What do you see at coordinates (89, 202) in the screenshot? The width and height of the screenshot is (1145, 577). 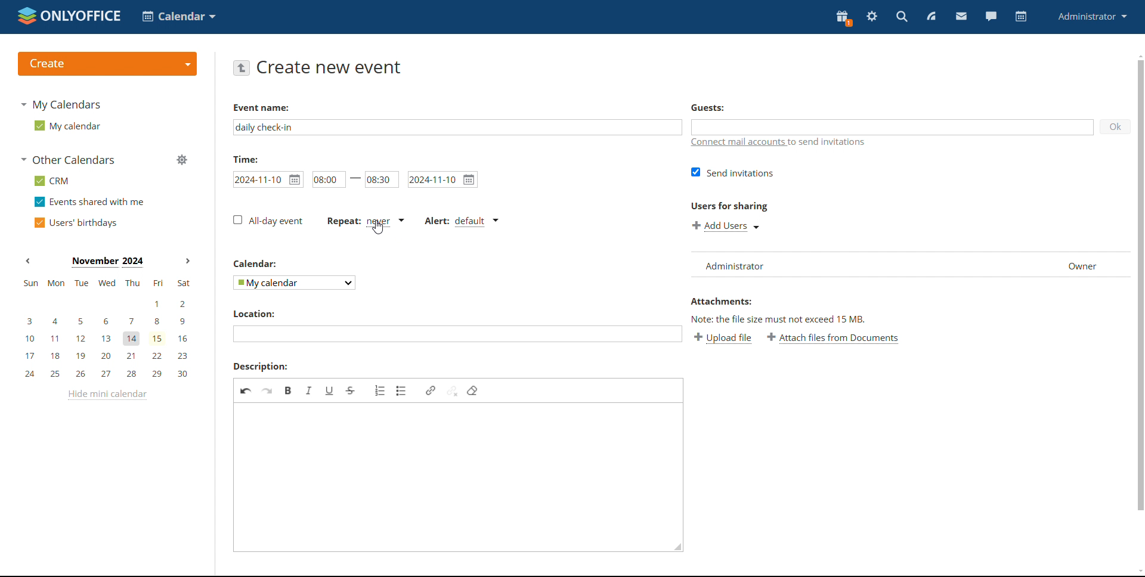 I see `events shared with me` at bounding box center [89, 202].